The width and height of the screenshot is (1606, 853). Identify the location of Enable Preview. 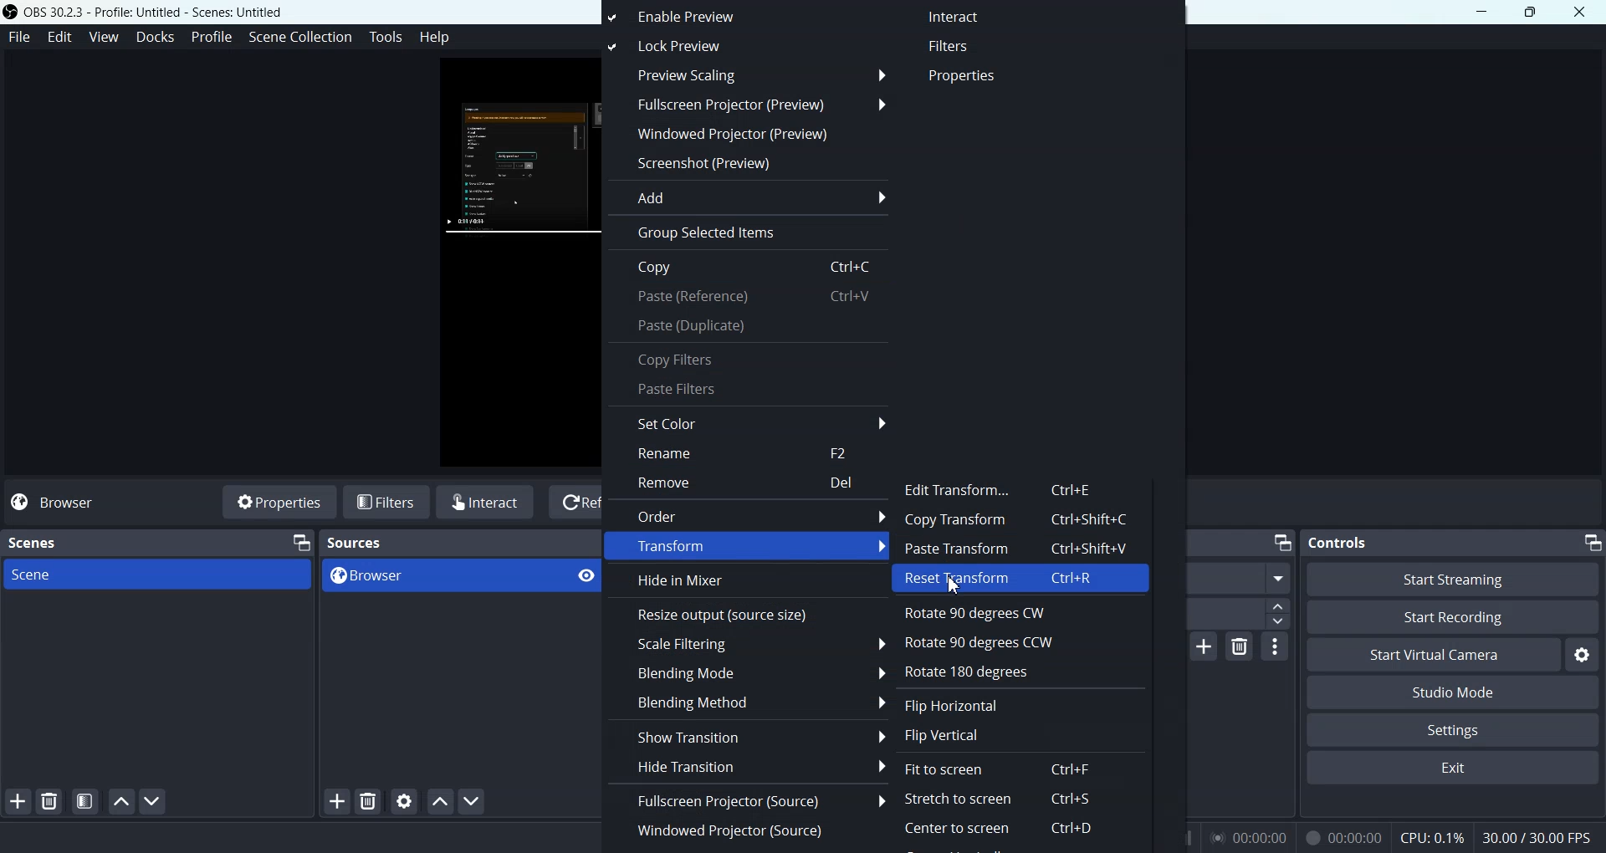
(708, 17).